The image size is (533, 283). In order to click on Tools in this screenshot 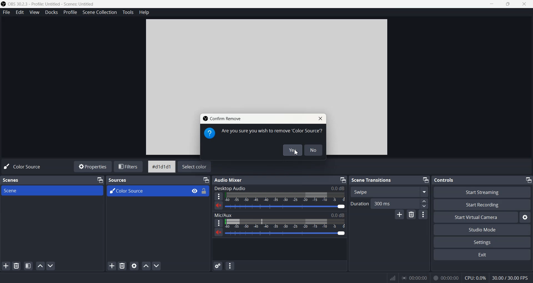, I will do `click(128, 12)`.